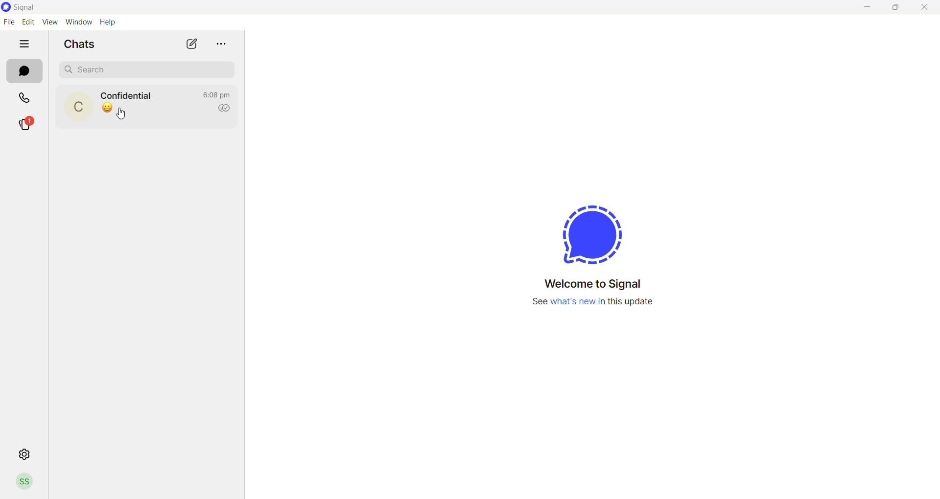  What do you see at coordinates (50, 22) in the screenshot?
I see `view` at bounding box center [50, 22].